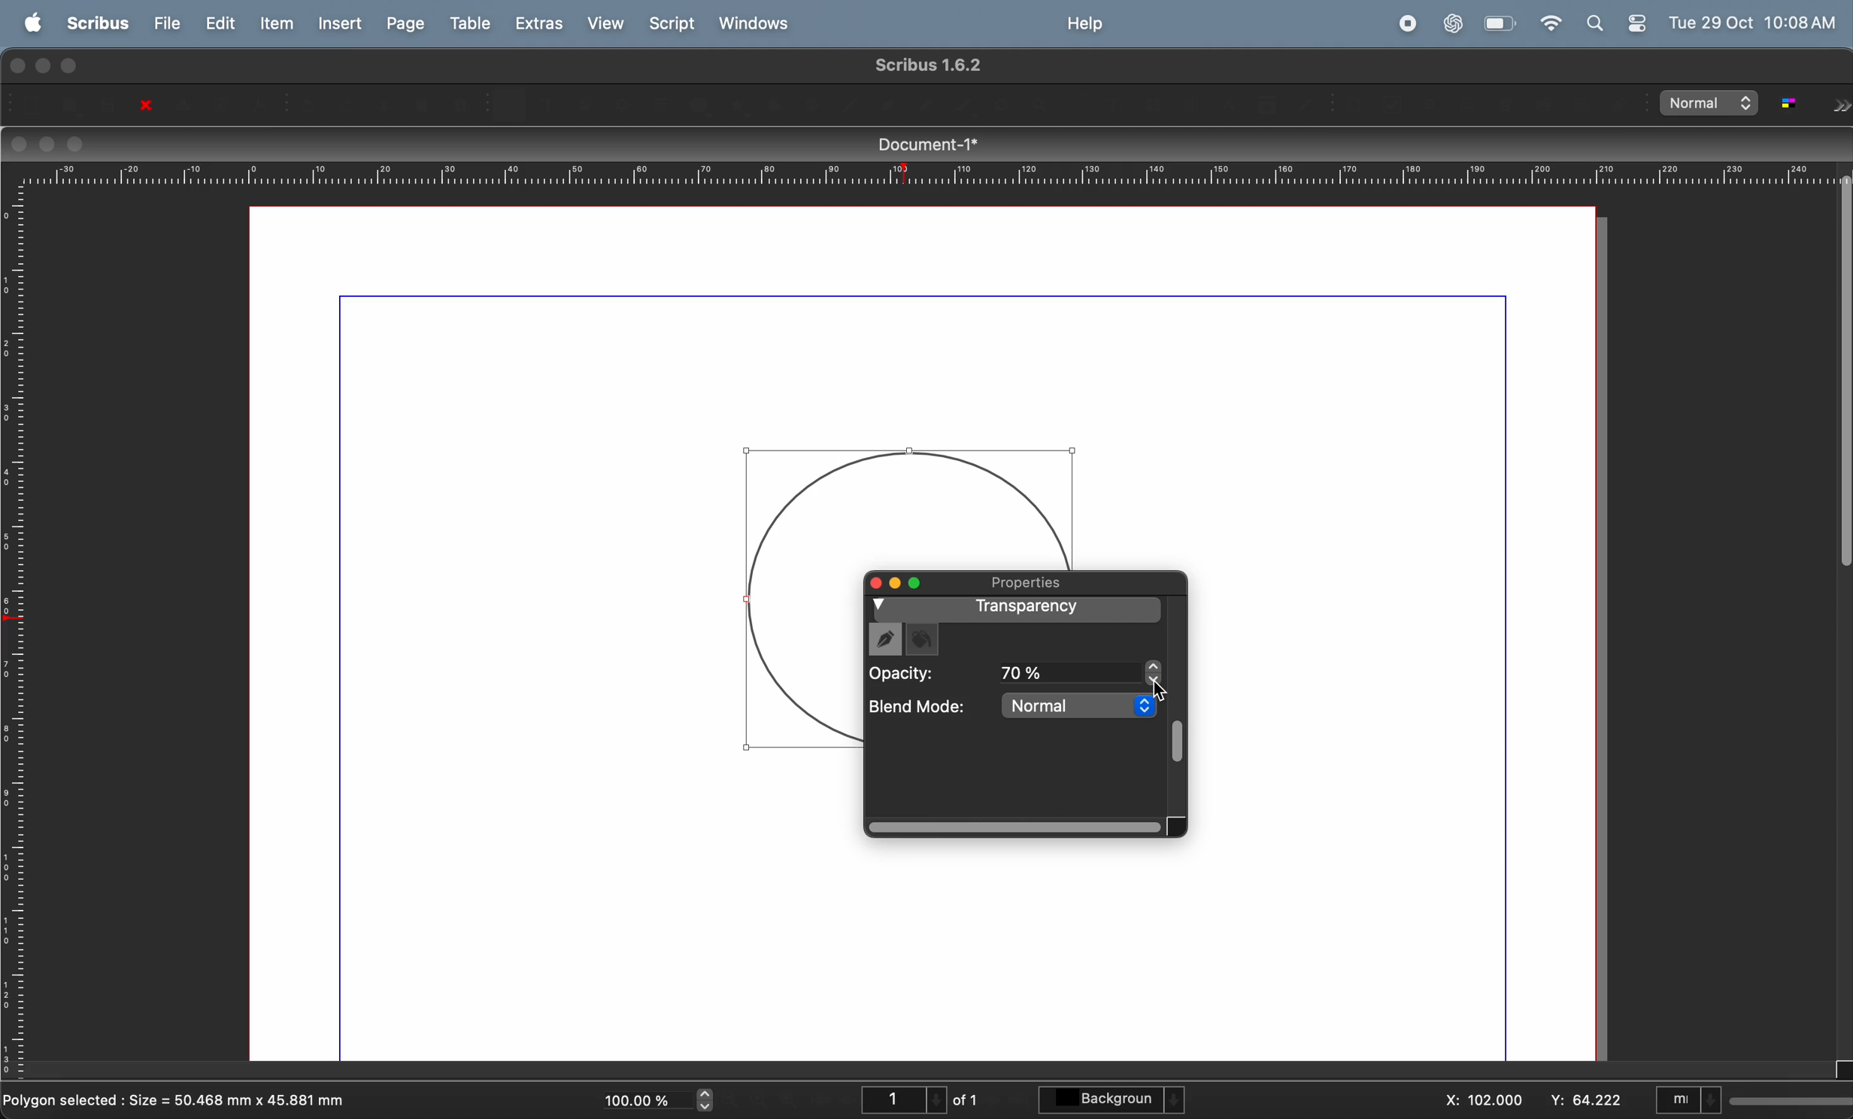  What do you see at coordinates (1020, 610) in the screenshot?
I see `transparency` at bounding box center [1020, 610].